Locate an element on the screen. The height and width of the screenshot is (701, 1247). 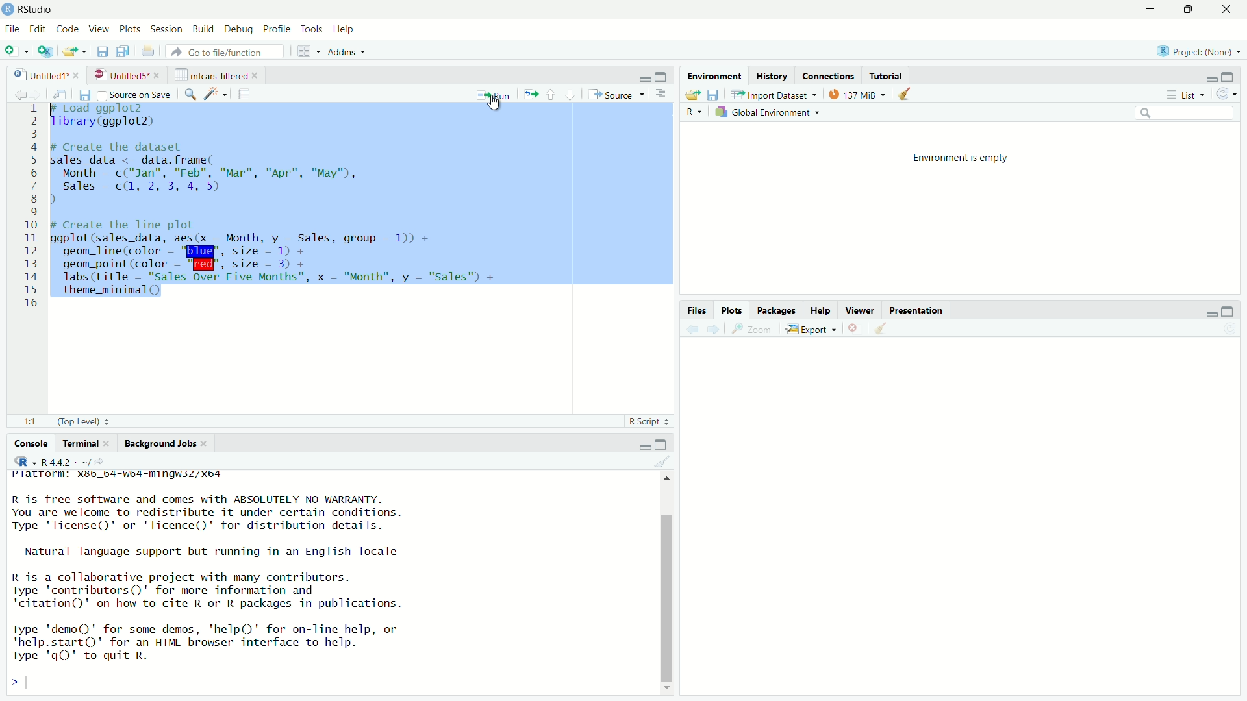
maximize is located at coordinates (661, 445).